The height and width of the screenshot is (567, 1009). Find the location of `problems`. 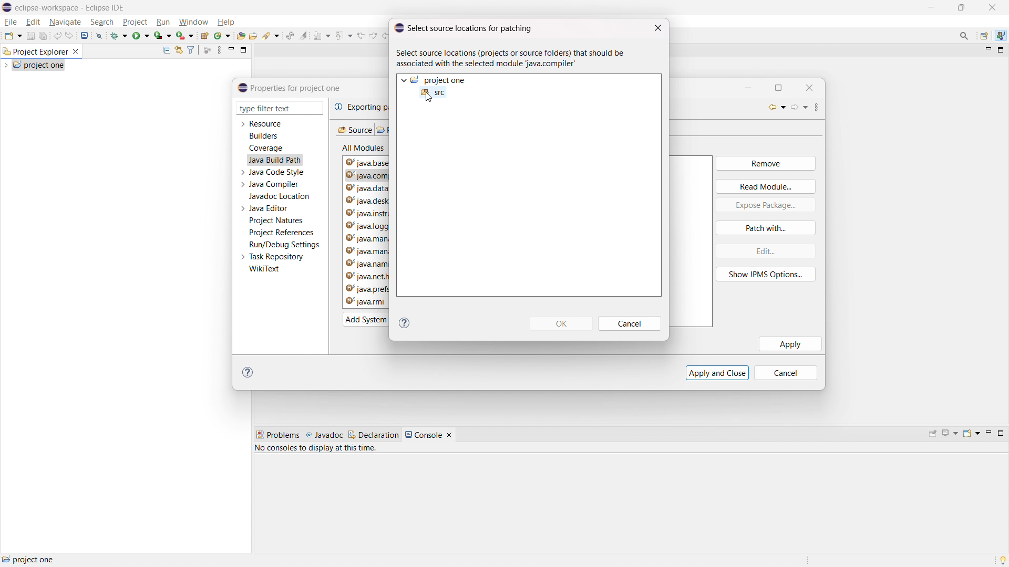

problems is located at coordinates (277, 435).